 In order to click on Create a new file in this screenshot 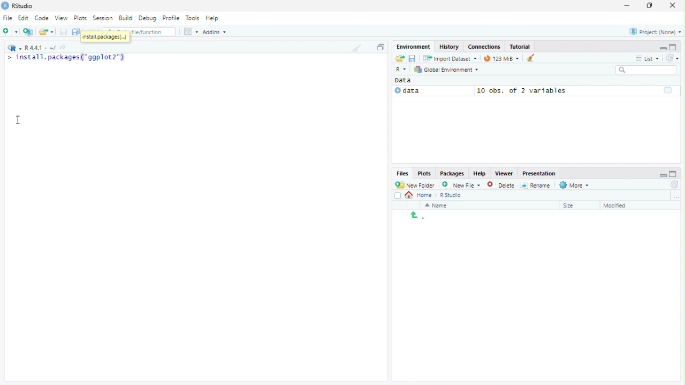, I will do `click(11, 32)`.